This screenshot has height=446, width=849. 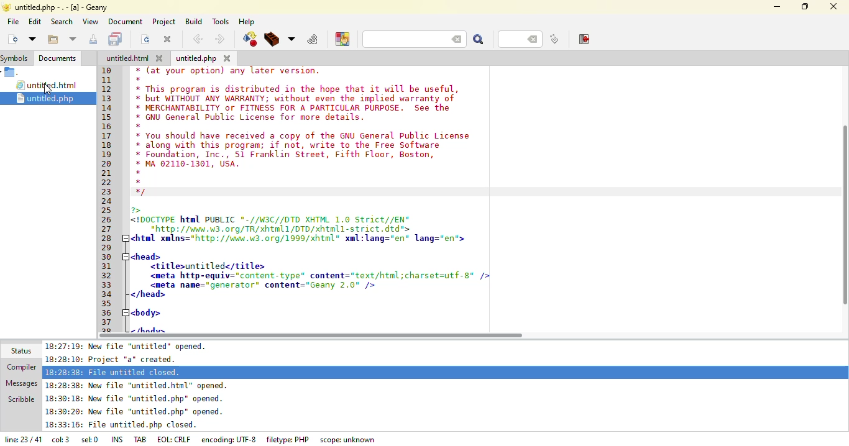 I want to click on status, so click(x=20, y=350).